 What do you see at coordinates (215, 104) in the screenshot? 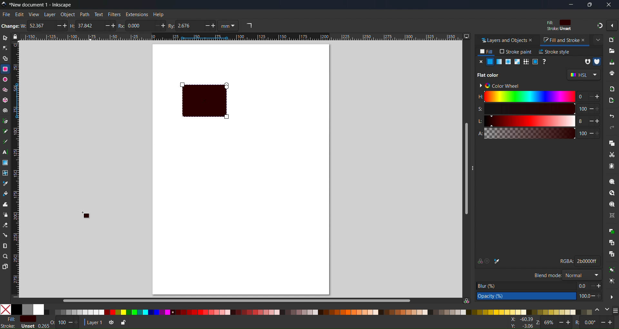
I see `Rectangle Flipped` at bounding box center [215, 104].